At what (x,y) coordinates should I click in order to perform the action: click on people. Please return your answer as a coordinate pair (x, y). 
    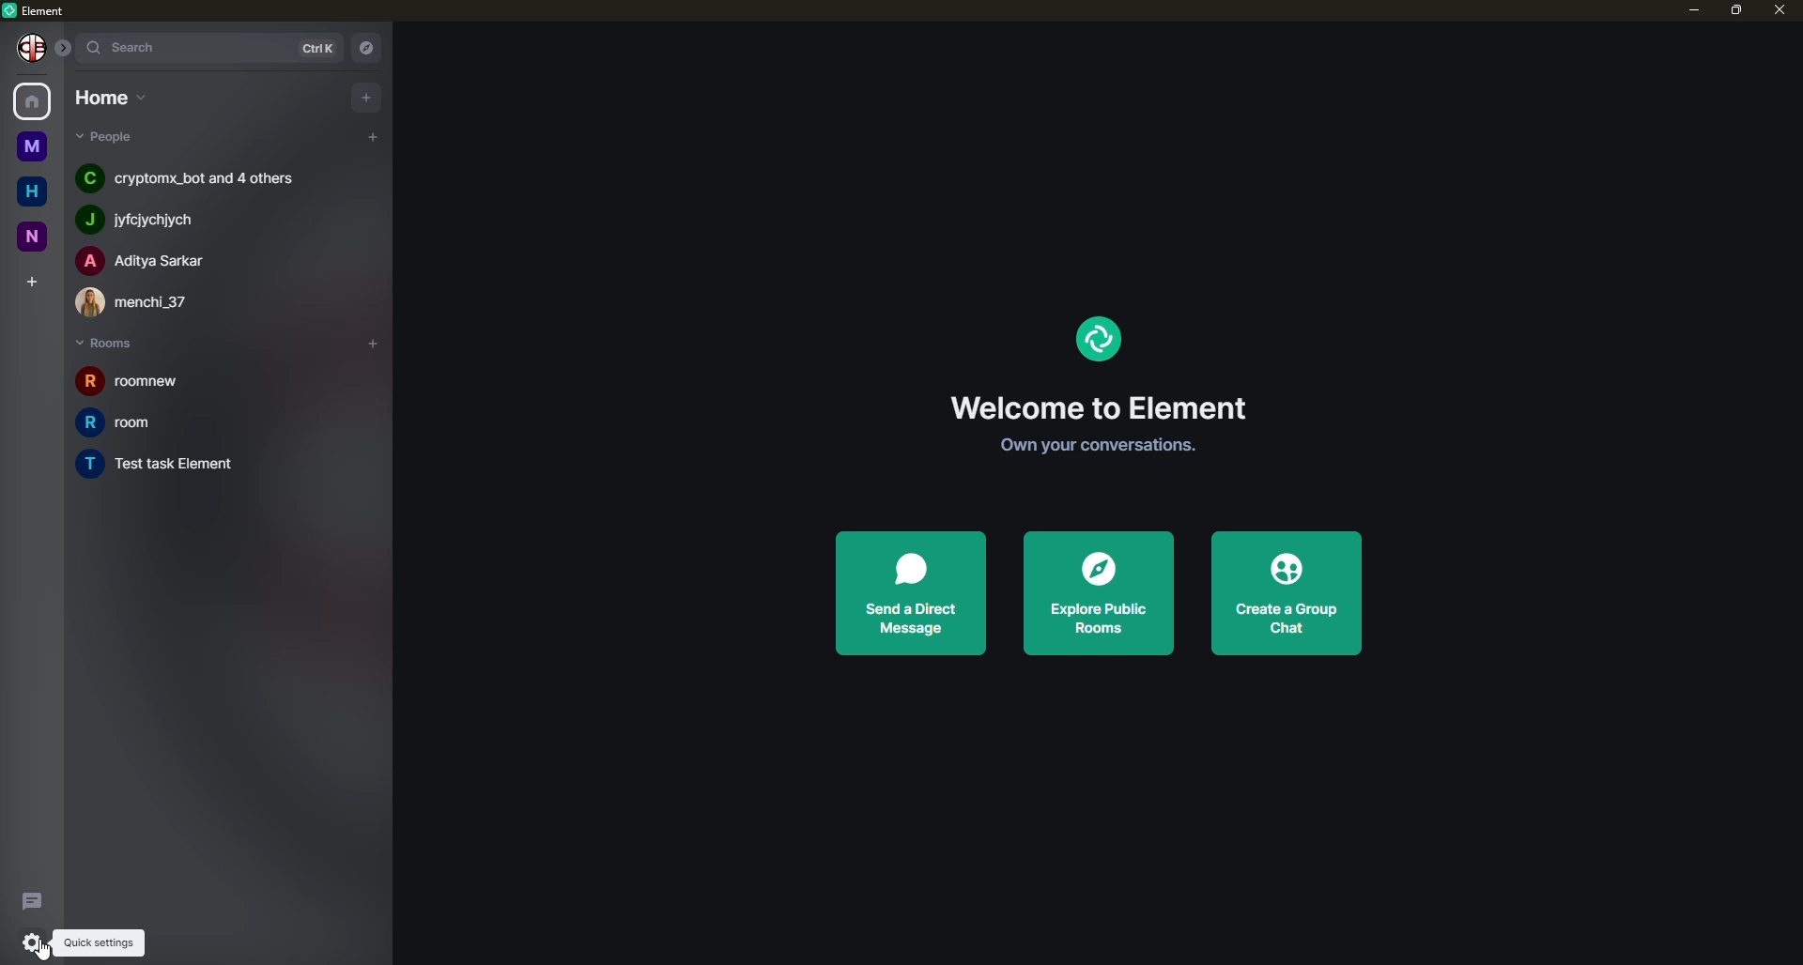
    Looking at the image, I should click on (147, 260).